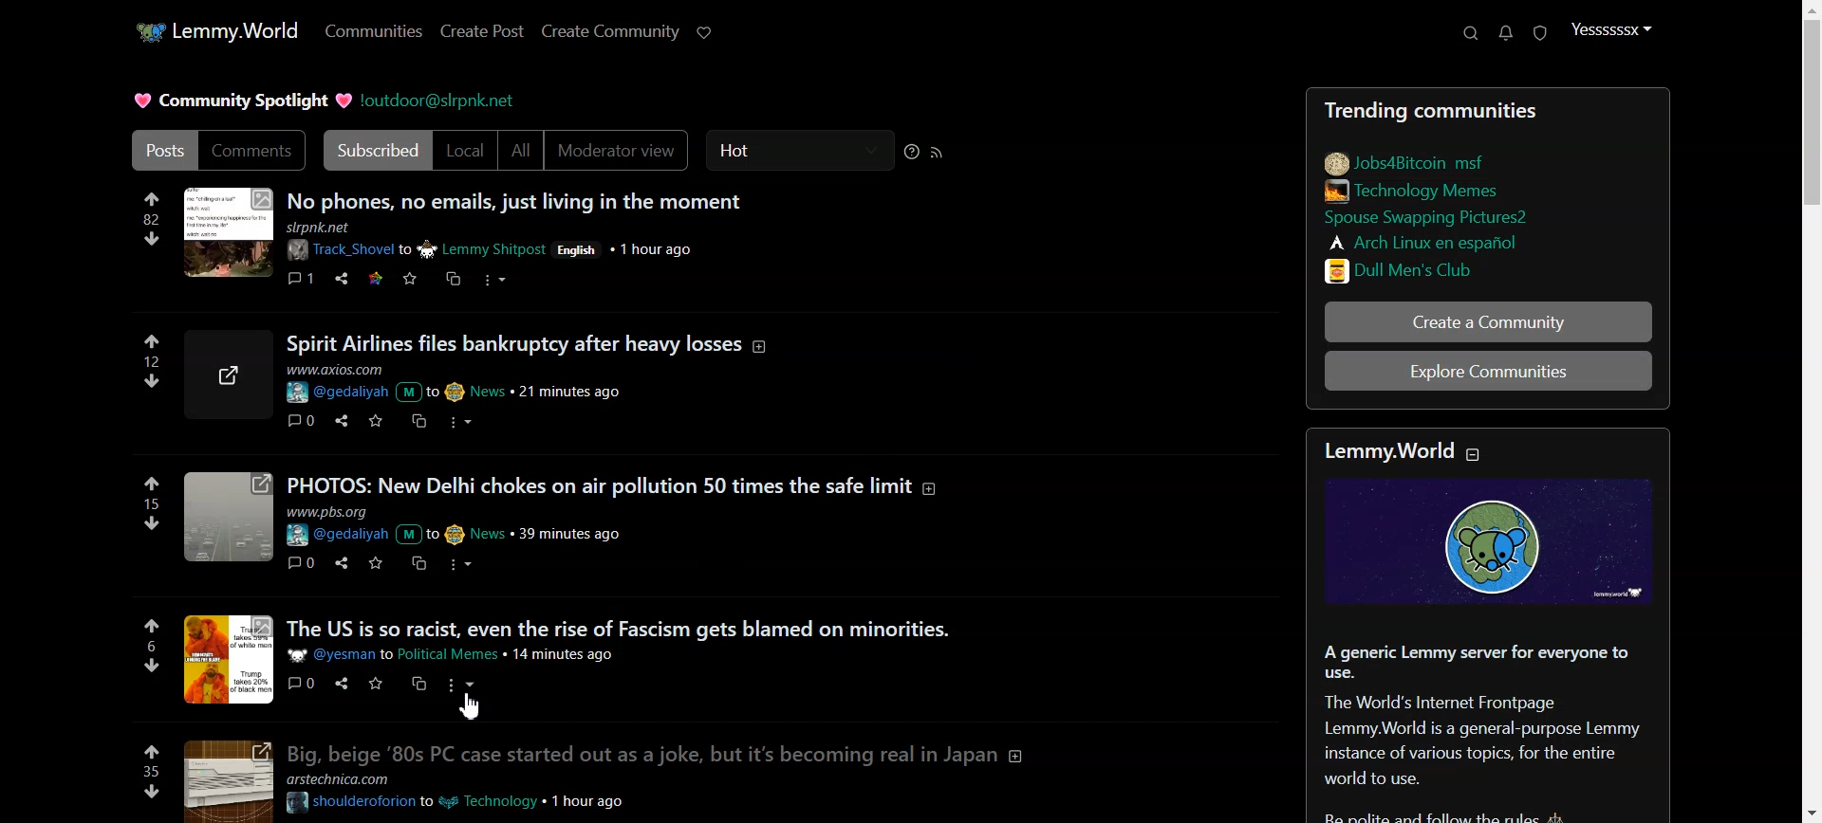 The width and height of the screenshot is (1822, 823). I want to click on upvote, so click(153, 626).